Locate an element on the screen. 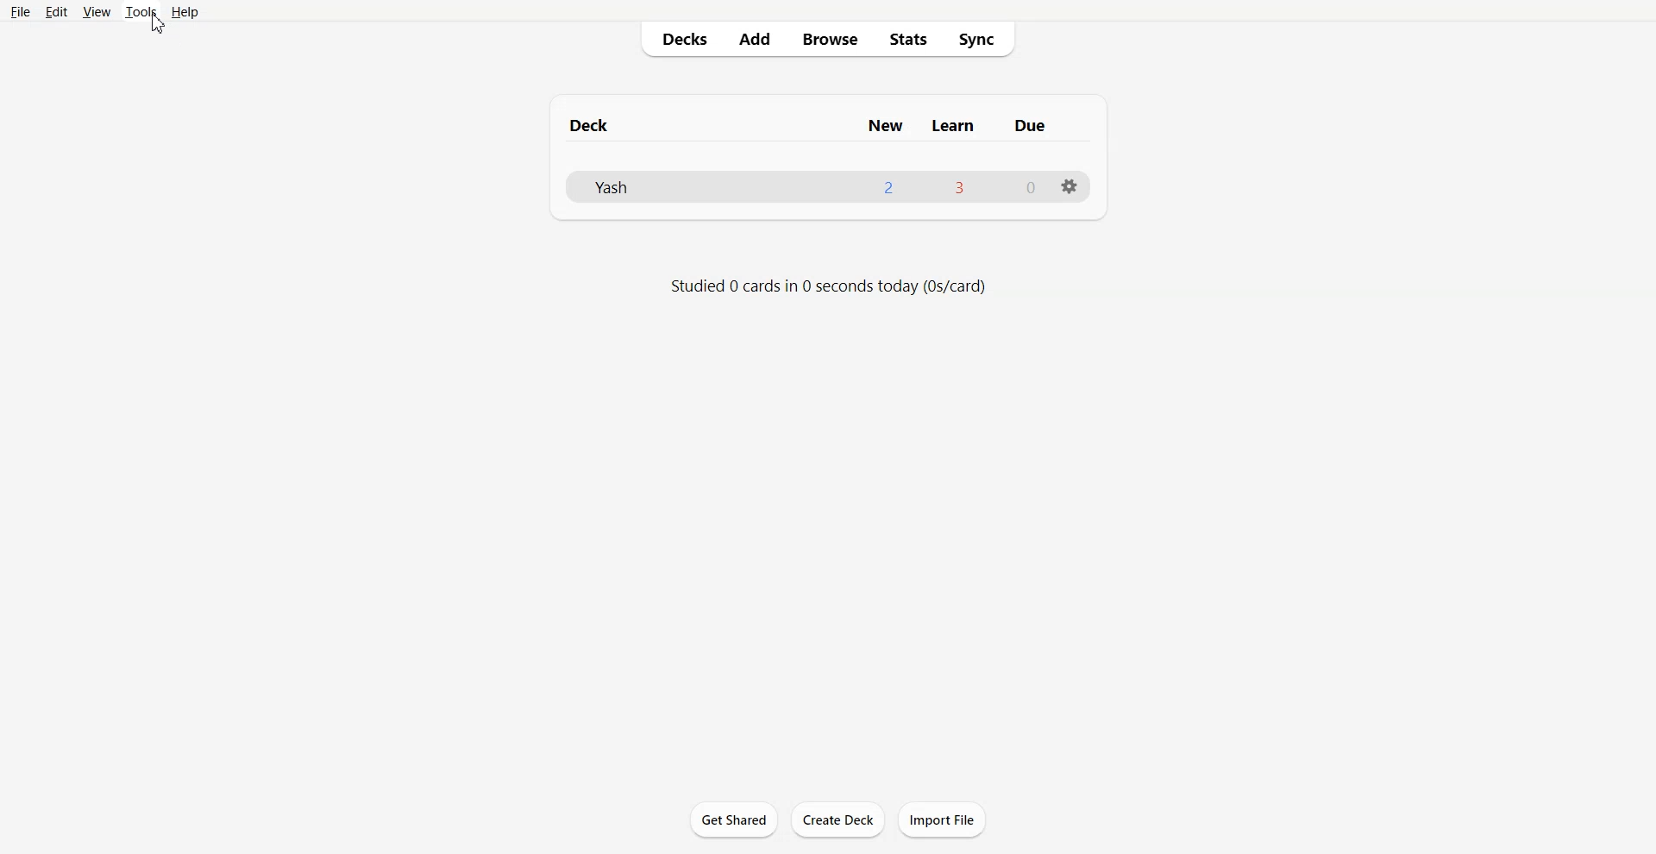 The height and width of the screenshot is (854, 1656). Create Deck is located at coordinates (837, 819).